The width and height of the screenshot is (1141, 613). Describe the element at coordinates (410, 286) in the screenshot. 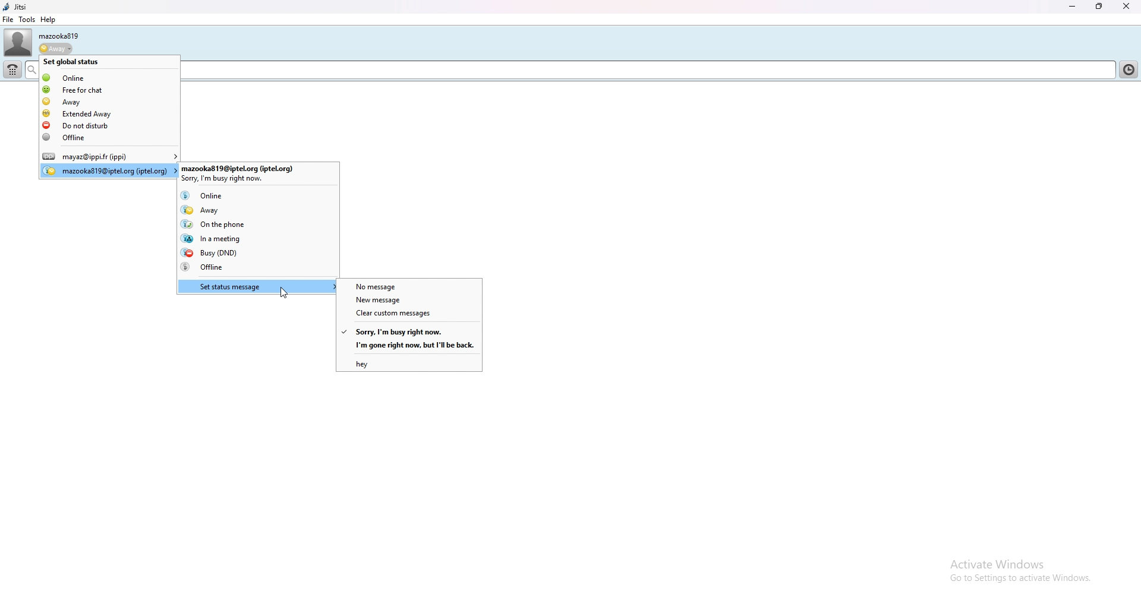

I see `no message` at that location.